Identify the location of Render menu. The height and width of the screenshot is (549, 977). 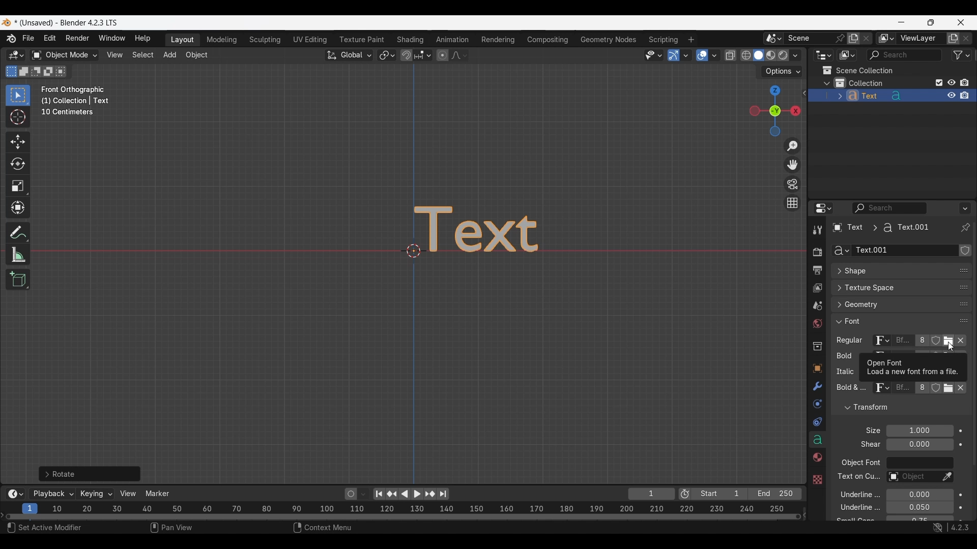
(77, 39).